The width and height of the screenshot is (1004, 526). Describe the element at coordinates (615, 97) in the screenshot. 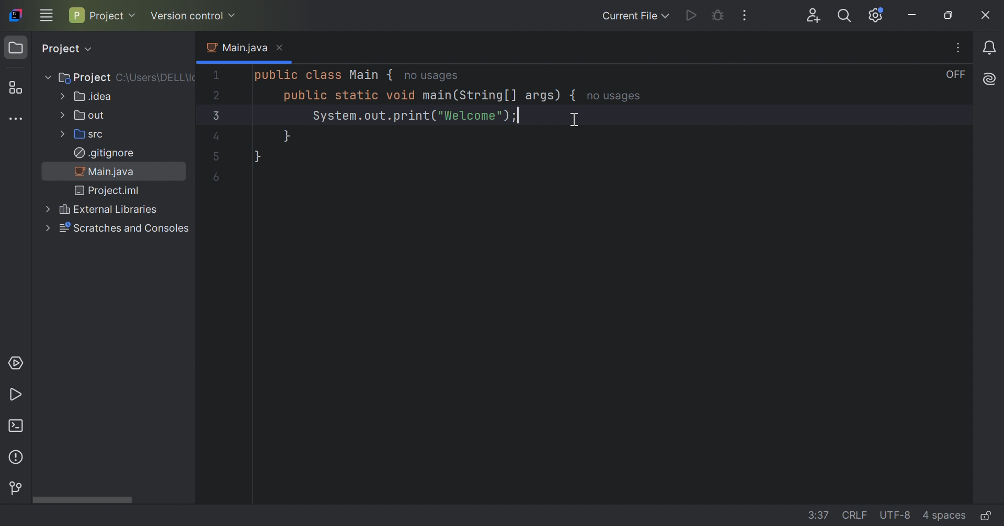

I see `no usages` at that location.